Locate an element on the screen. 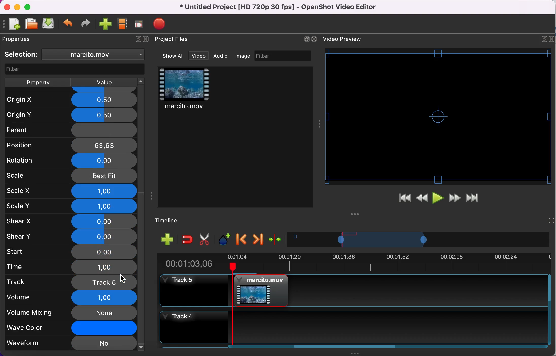  fast forward is located at coordinates (455, 199).